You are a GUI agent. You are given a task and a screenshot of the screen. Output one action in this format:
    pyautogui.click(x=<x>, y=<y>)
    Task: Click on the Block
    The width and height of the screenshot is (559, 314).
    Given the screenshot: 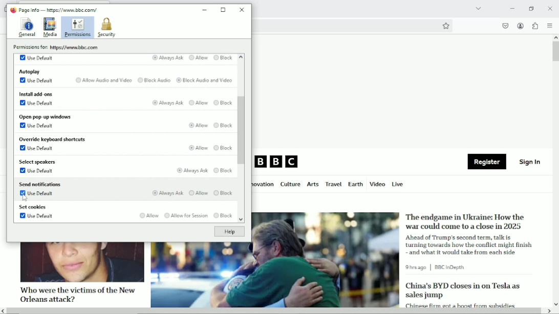 What is the action you would take?
    pyautogui.click(x=223, y=104)
    